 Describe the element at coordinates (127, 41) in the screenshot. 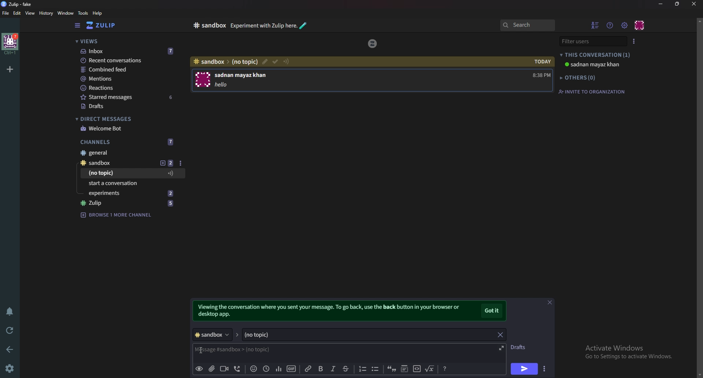

I see `views` at that location.